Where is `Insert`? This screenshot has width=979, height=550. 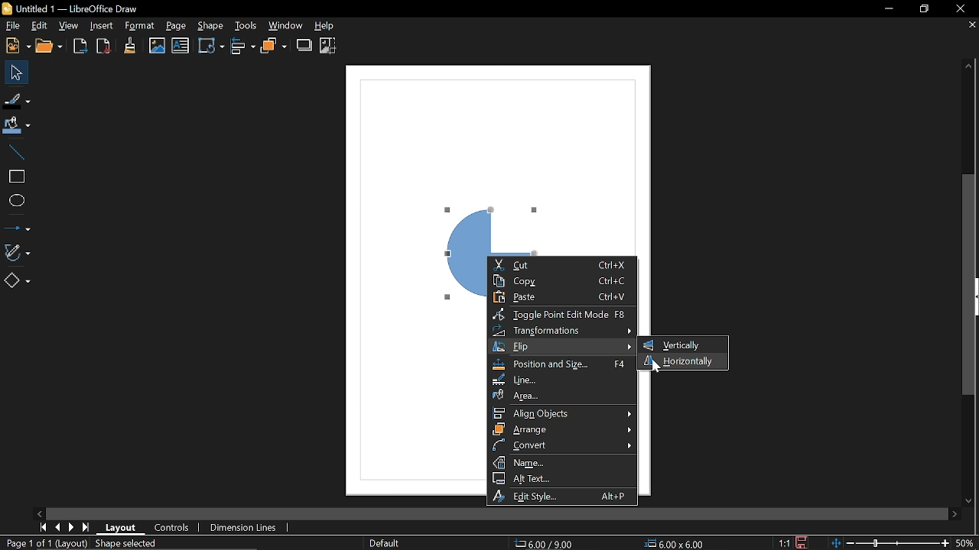
Insert is located at coordinates (99, 27).